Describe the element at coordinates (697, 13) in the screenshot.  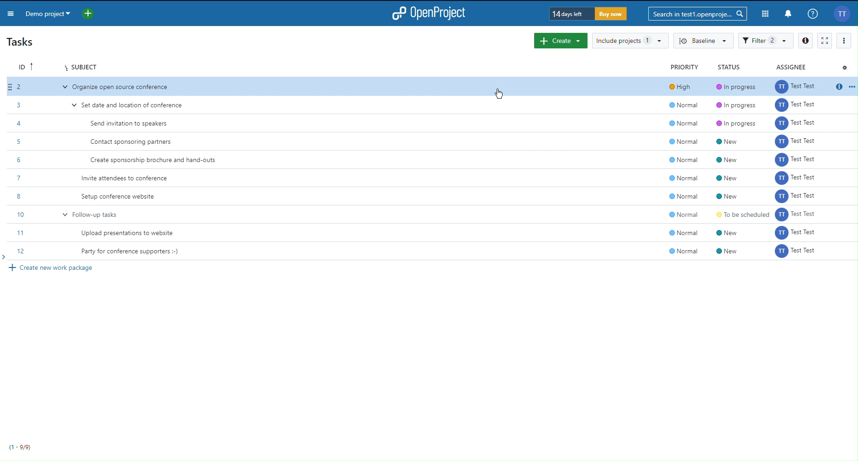
I see `Search bar` at that location.